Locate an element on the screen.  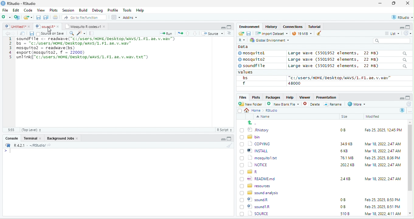
Packages is located at coordinates (274, 97).